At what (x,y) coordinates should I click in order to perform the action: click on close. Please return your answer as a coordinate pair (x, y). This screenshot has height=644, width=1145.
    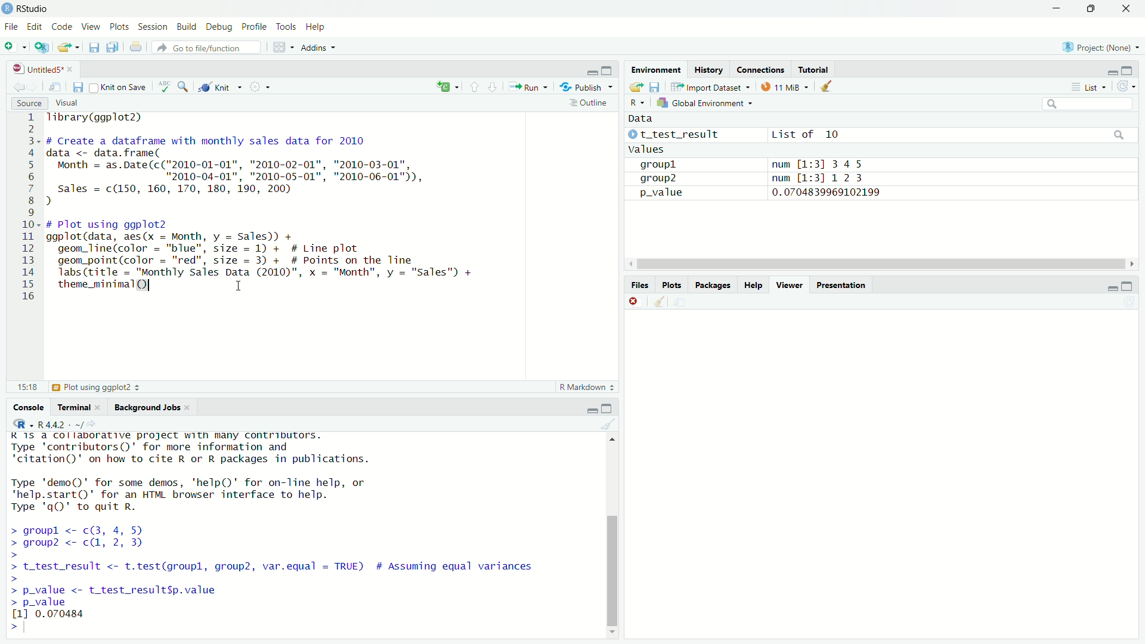
    Looking at the image, I should click on (634, 301).